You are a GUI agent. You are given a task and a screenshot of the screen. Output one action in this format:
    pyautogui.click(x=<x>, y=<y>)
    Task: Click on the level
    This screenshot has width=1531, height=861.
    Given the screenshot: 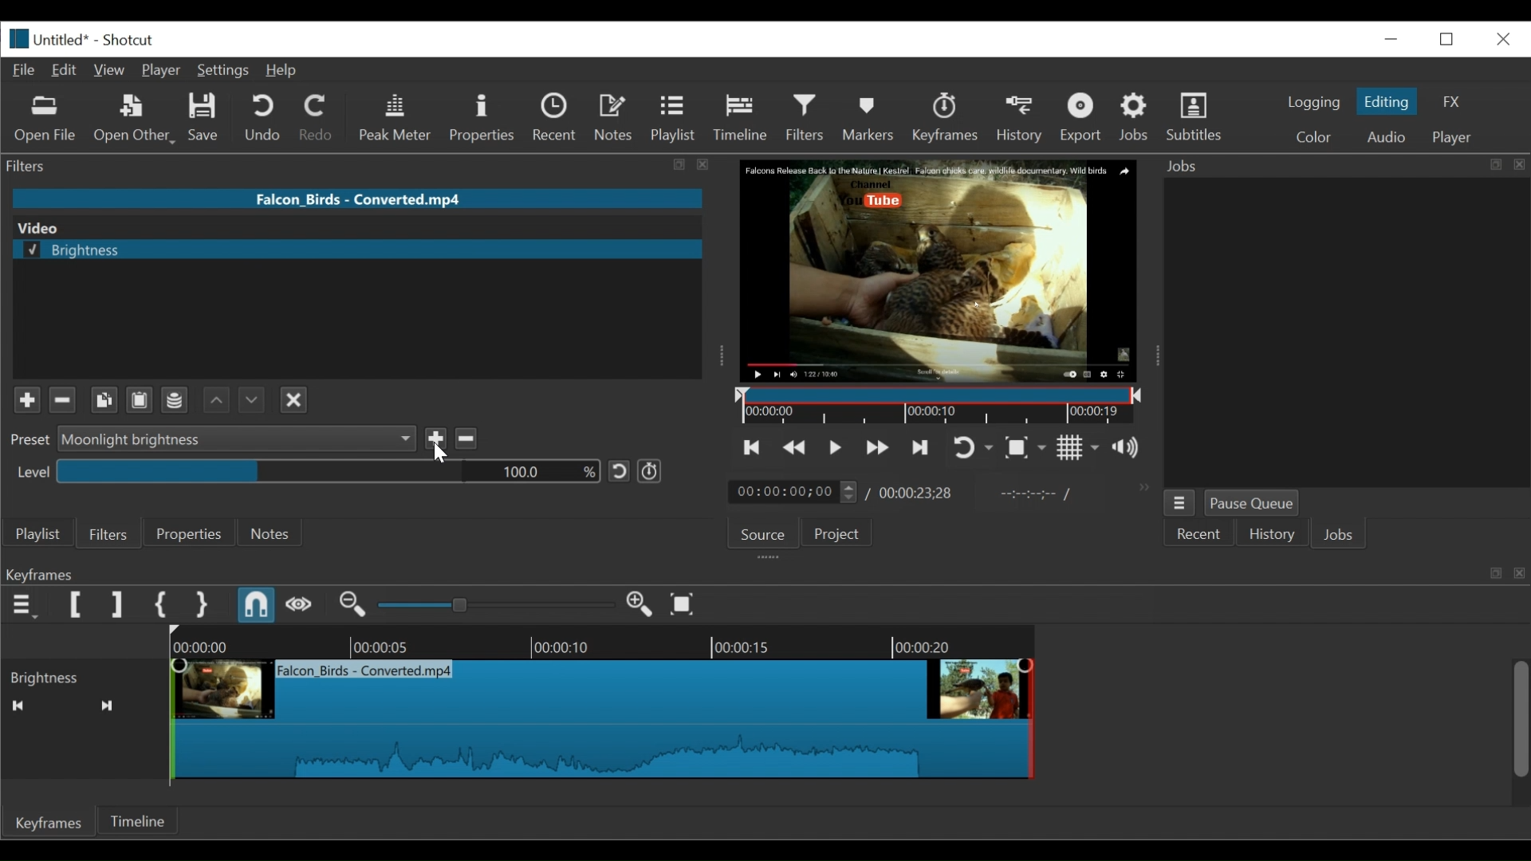 What is the action you would take?
    pyautogui.click(x=316, y=474)
    